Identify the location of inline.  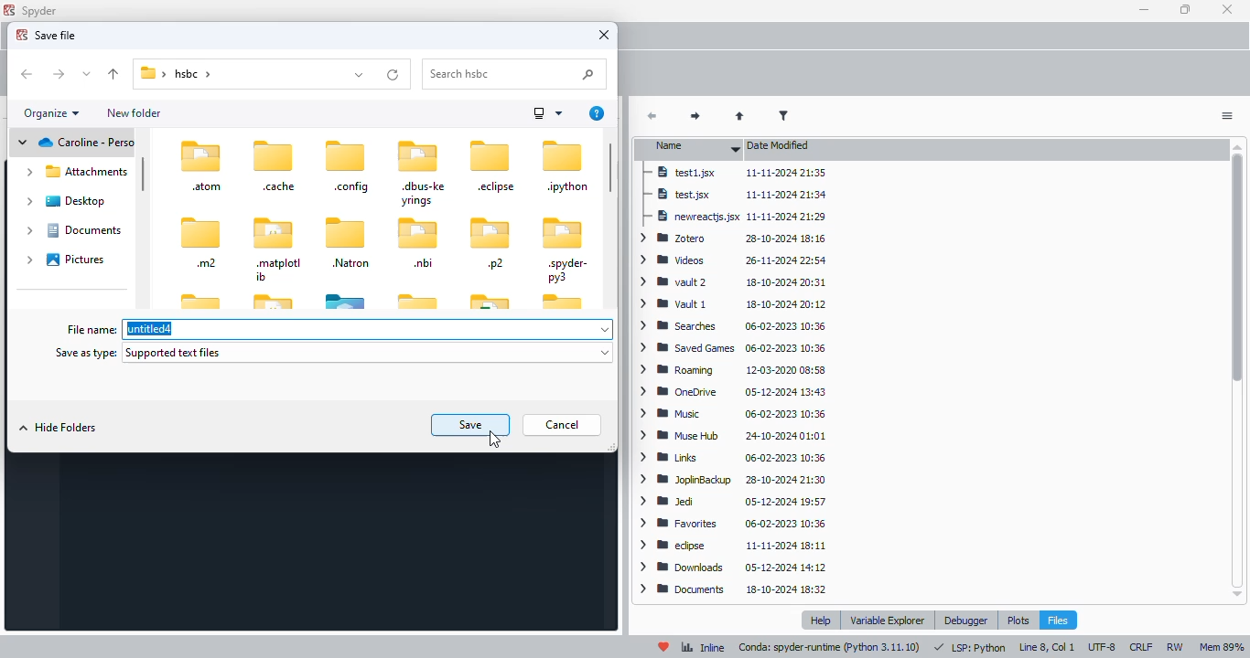
(703, 648).